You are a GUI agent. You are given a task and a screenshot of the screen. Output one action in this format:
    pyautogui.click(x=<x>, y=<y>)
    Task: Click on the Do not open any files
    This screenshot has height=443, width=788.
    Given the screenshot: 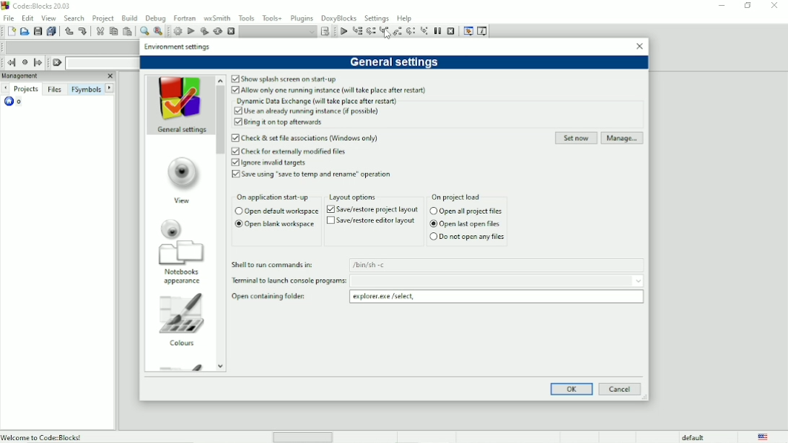 What is the action you would take?
    pyautogui.click(x=465, y=237)
    